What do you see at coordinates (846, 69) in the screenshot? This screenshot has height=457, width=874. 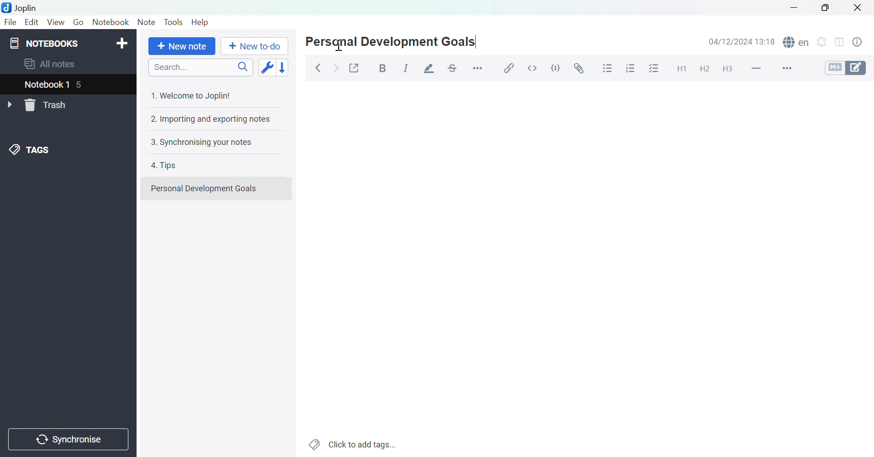 I see `Toggle editors` at bounding box center [846, 69].